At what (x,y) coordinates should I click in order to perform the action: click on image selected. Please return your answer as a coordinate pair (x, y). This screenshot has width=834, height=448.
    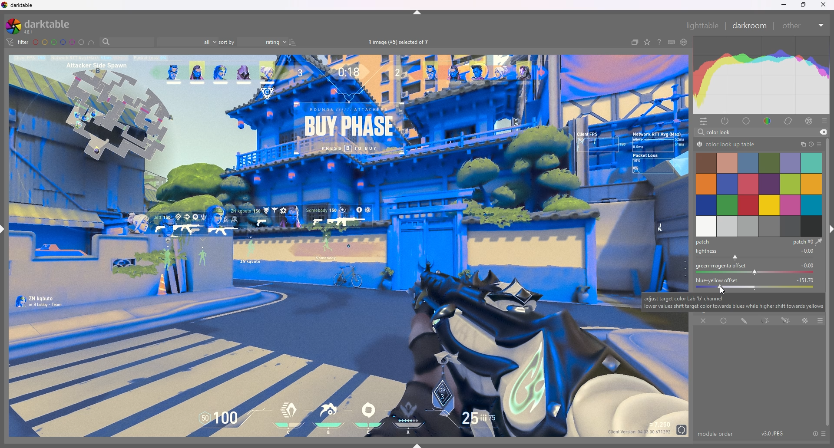
    Looking at the image, I should click on (402, 42).